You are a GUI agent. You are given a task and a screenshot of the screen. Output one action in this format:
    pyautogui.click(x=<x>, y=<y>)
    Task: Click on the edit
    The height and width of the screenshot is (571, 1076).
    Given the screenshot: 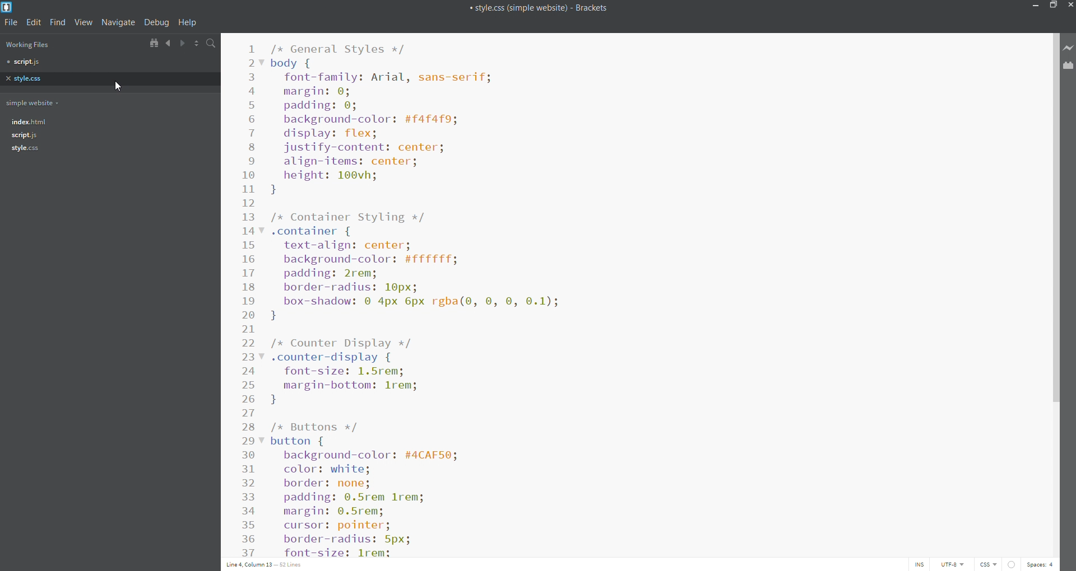 What is the action you would take?
    pyautogui.click(x=35, y=23)
    